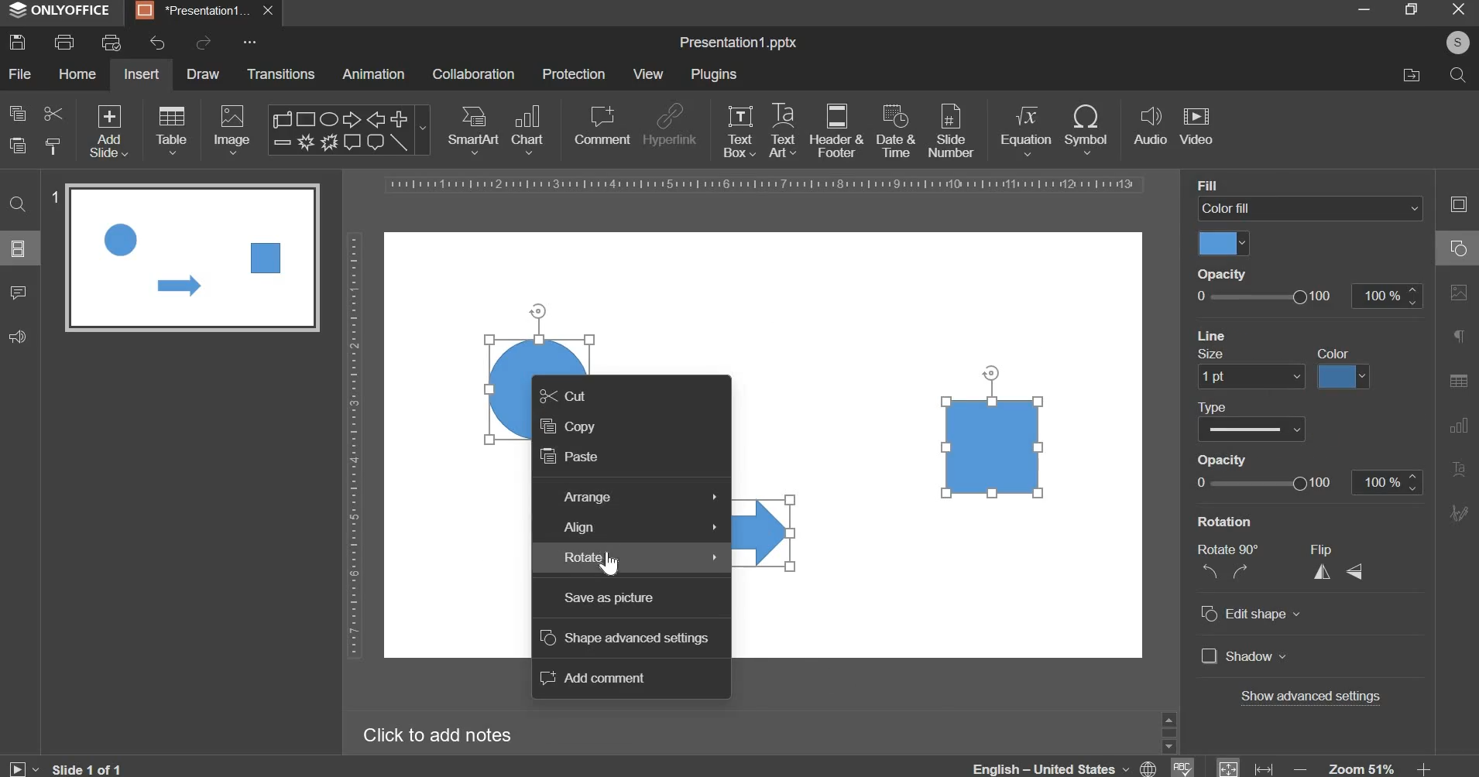  Describe the element at coordinates (194, 12) in the screenshot. I see `Presentation` at that location.